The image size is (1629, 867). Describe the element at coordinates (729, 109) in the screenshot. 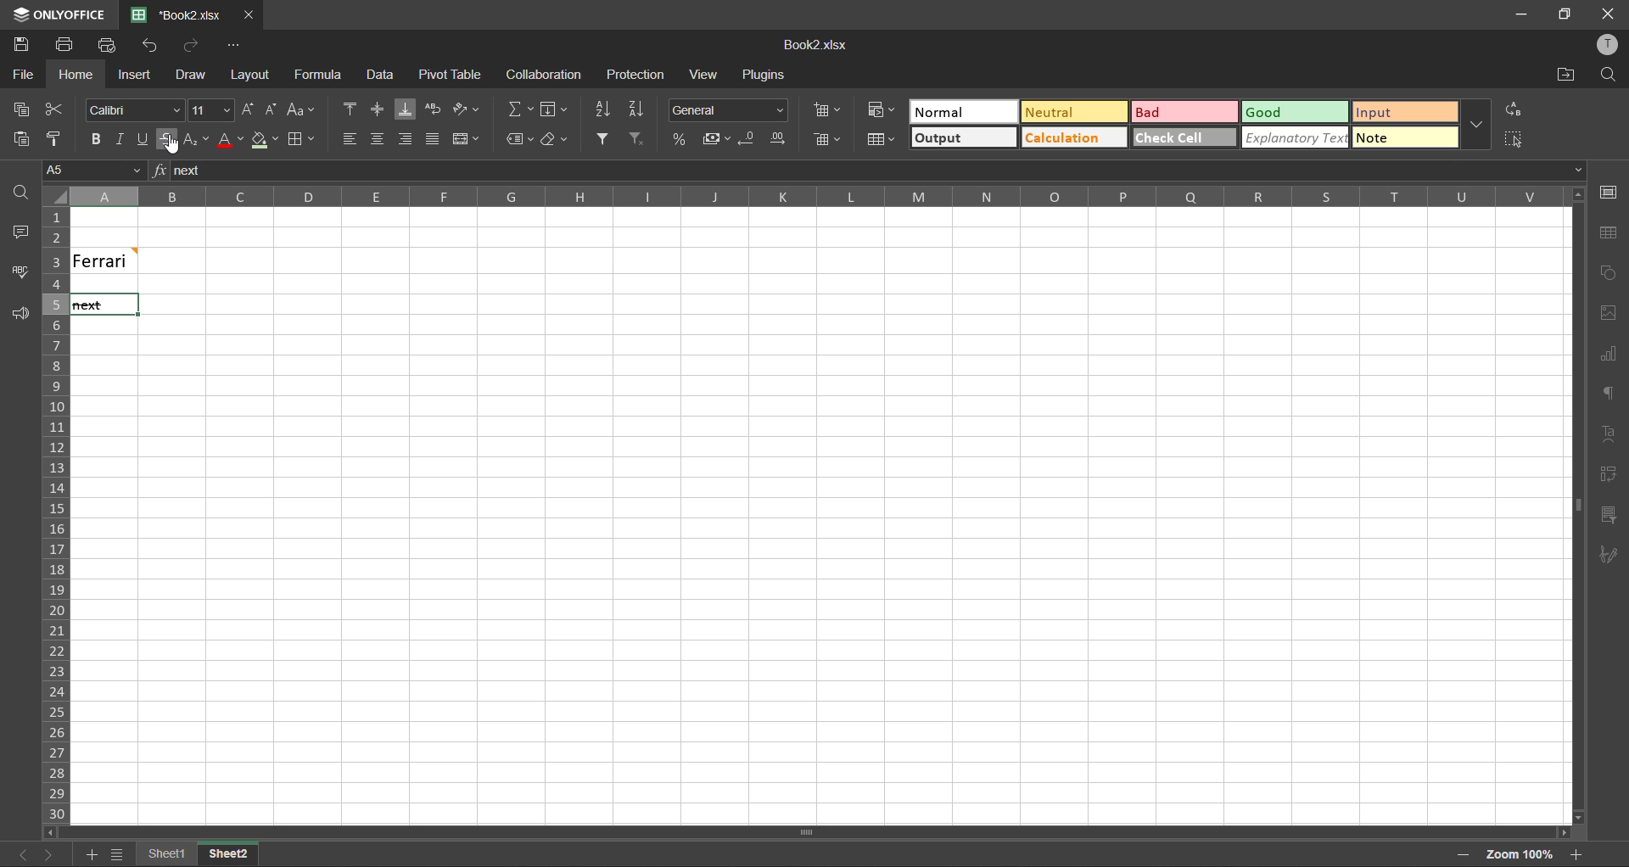

I see `number format` at that location.